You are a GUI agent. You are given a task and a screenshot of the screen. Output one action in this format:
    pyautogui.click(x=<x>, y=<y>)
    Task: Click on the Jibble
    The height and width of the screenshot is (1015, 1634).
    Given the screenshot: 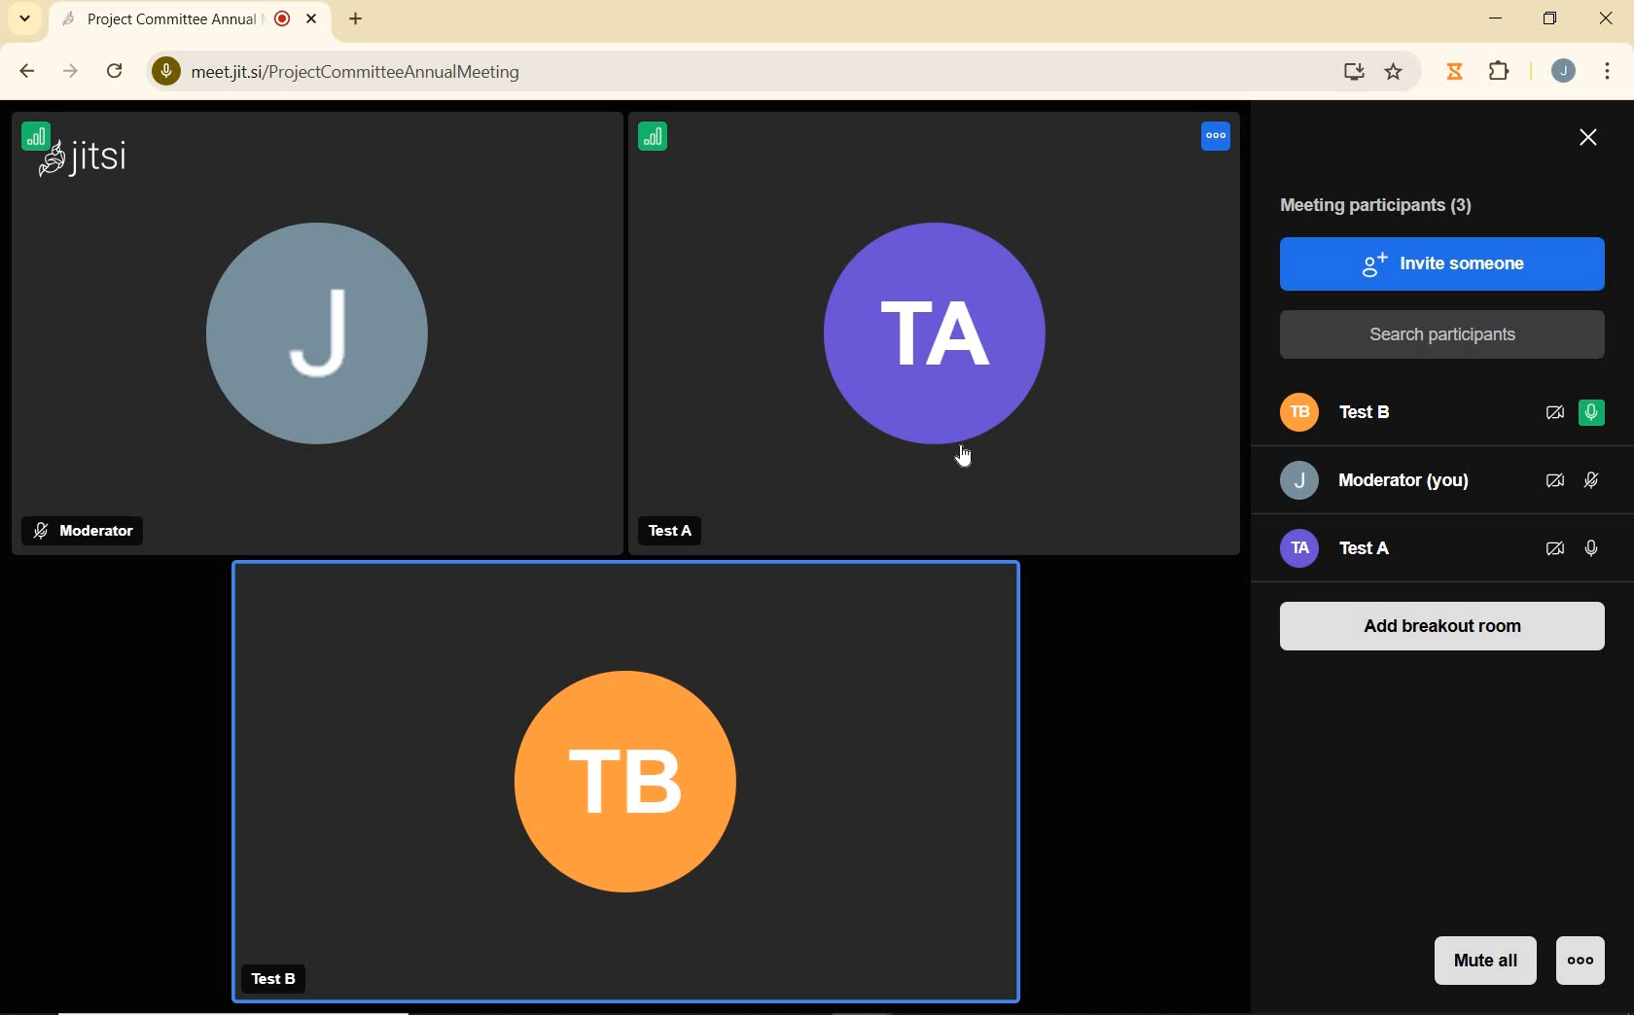 What is the action you would take?
    pyautogui.click(x=1455, y=73)
    